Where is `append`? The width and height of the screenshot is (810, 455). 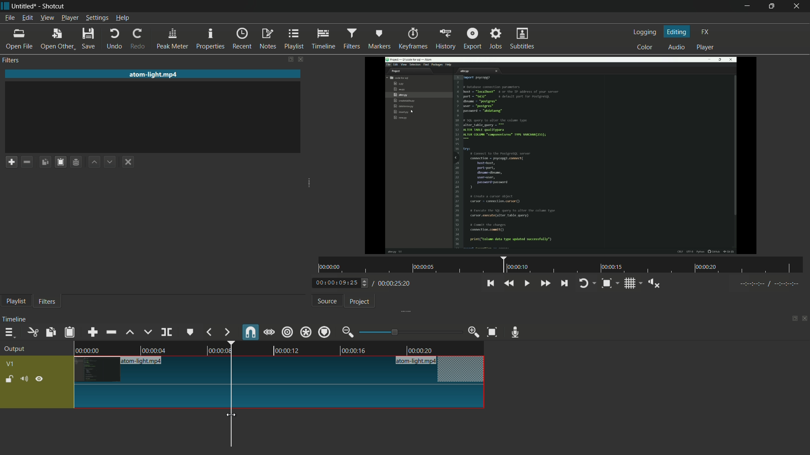 append is located at coordinates (94, 332).